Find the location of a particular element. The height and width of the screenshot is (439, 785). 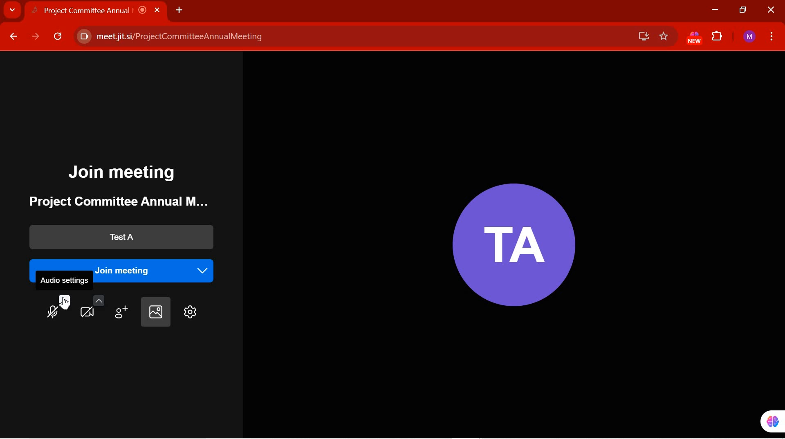

FORWARD is located at coordinates (36, 37).